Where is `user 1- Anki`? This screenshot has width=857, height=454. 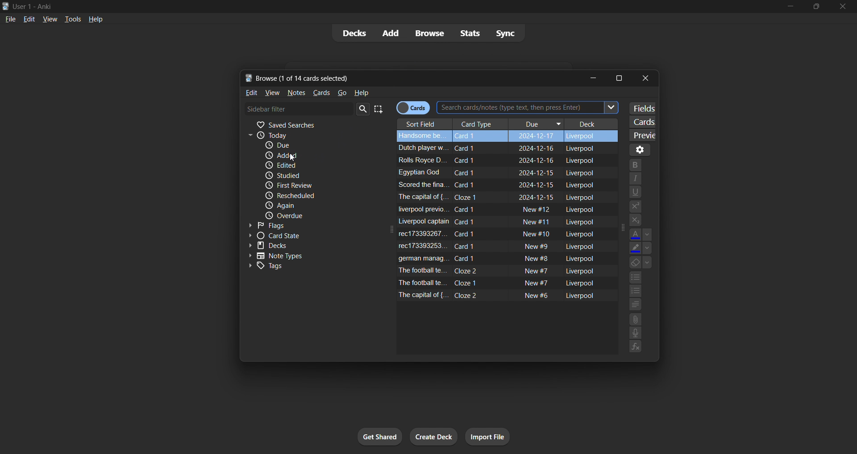 user 1- Anki is located at coordinates (385, 5).